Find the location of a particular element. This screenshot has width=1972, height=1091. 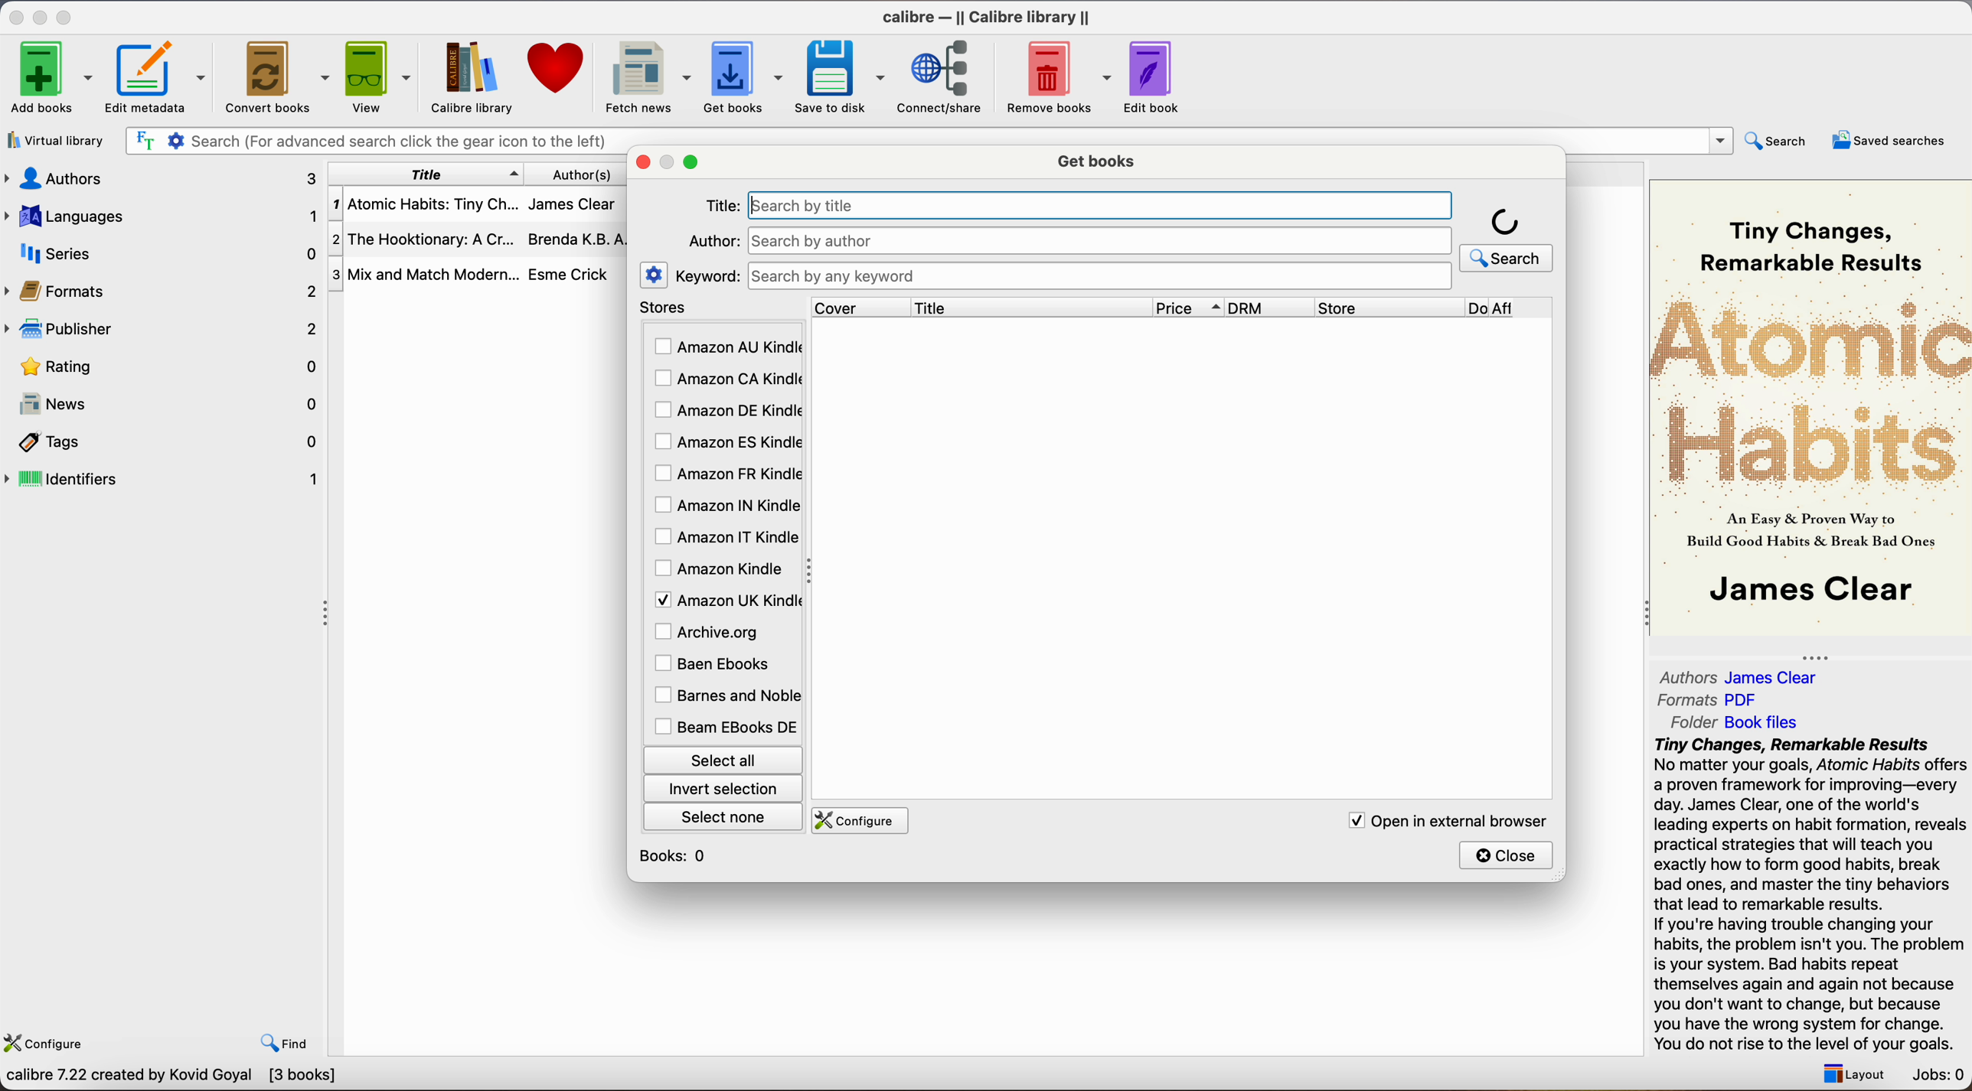

invert selection is located at coordinates (722, 788).